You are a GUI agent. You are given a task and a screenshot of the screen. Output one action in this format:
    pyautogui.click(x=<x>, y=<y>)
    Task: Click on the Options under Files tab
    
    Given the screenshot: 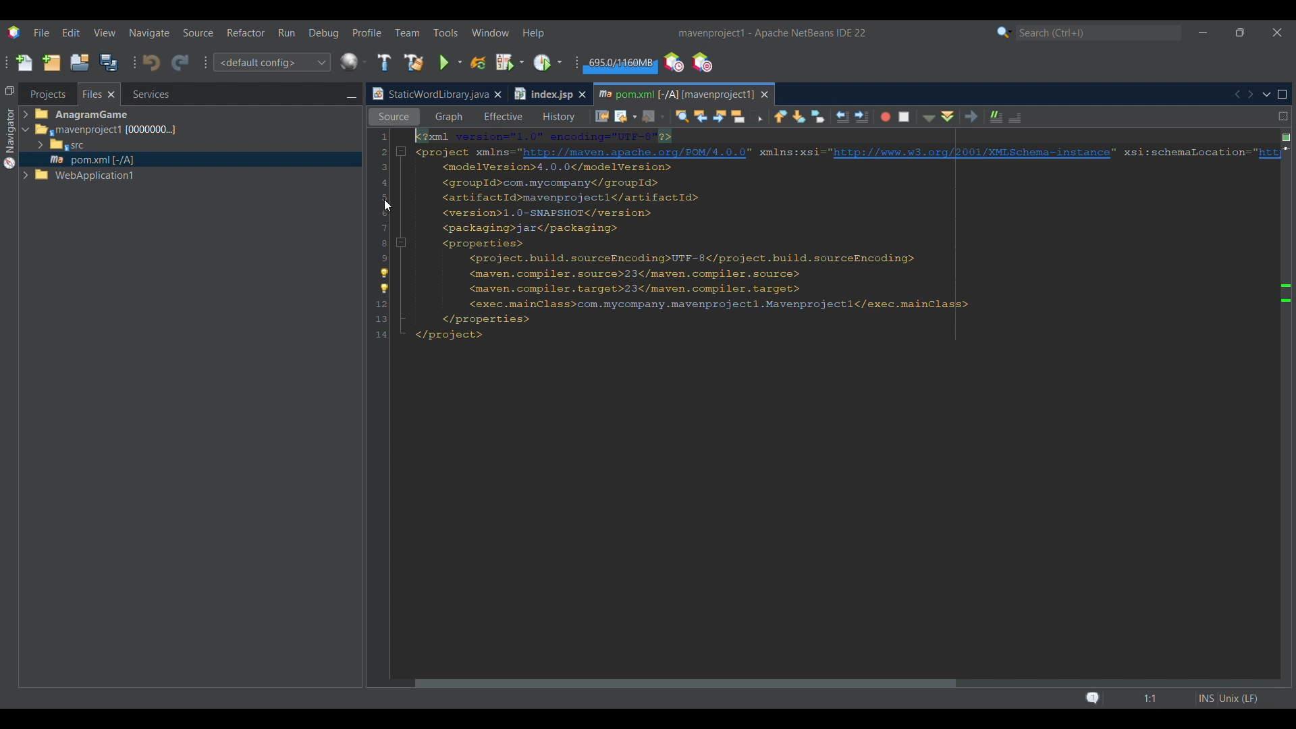 What is the action you would take?
    pyautogui.click(x=95, y=146)
    